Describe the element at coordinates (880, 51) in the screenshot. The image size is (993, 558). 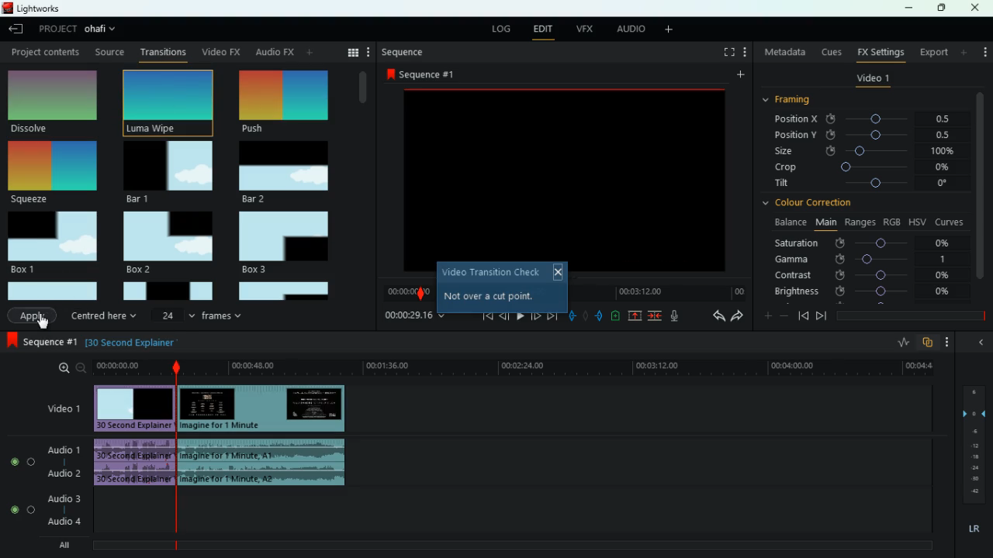
I see `fx settings` at that location.